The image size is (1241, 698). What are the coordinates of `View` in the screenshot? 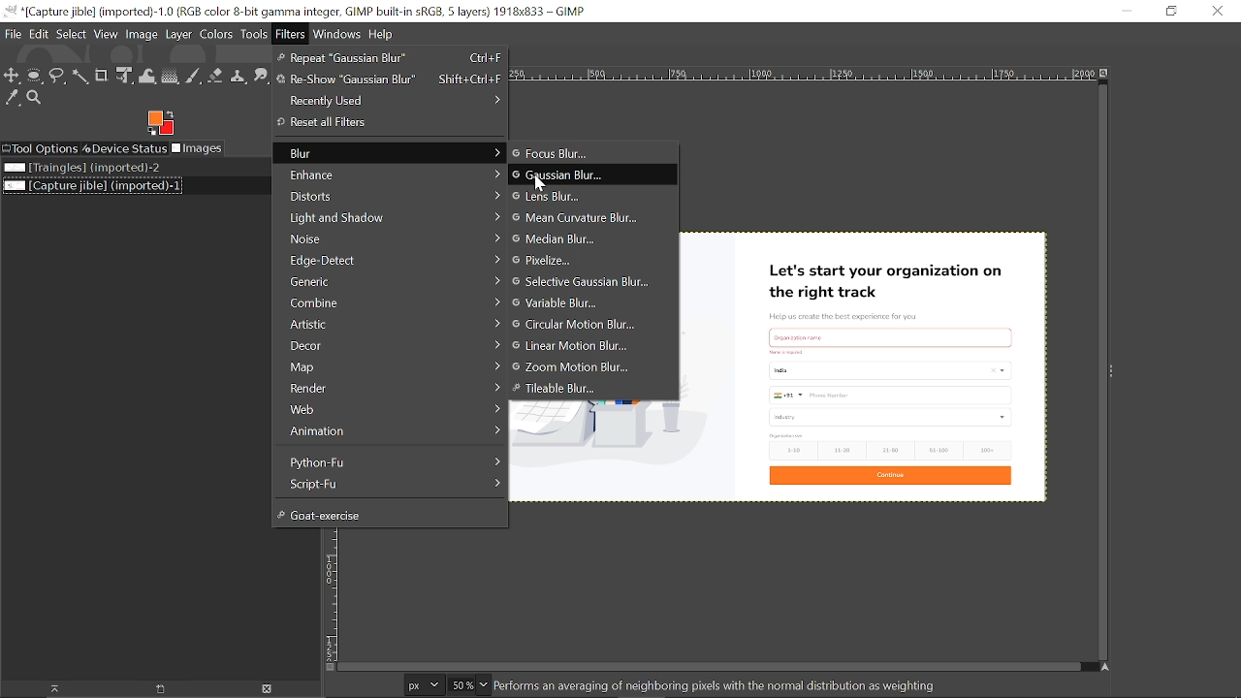 It's located at (107, 35).